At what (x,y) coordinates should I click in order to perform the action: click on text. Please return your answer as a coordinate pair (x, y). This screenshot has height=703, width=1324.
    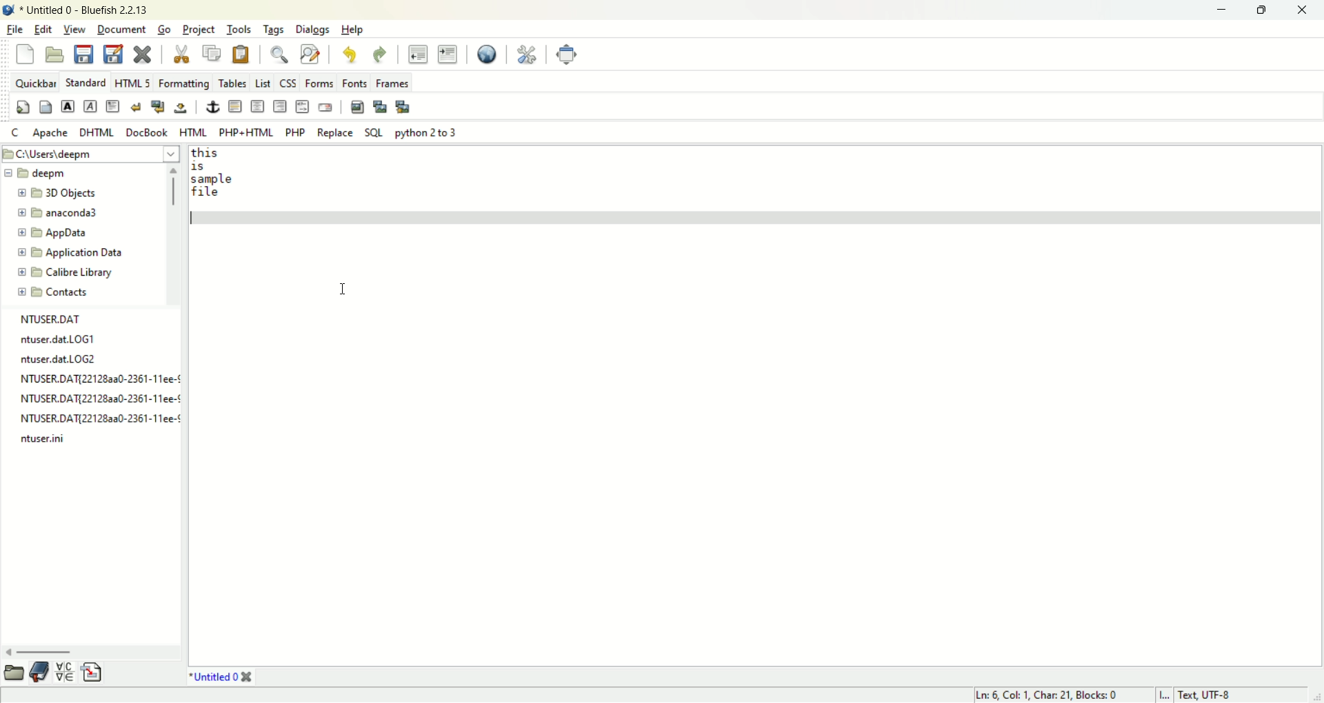
    Looking at the image, I should click on (214, 176).